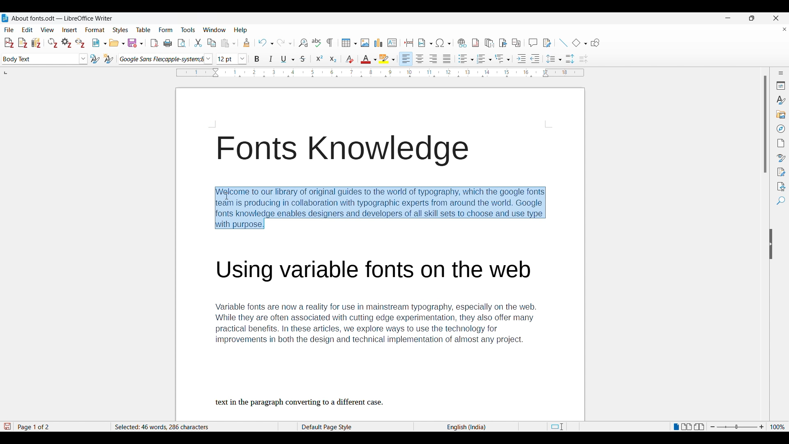 The height and width of the screenshot is (444, 789). I want to click on Page style, so click(340, 427).